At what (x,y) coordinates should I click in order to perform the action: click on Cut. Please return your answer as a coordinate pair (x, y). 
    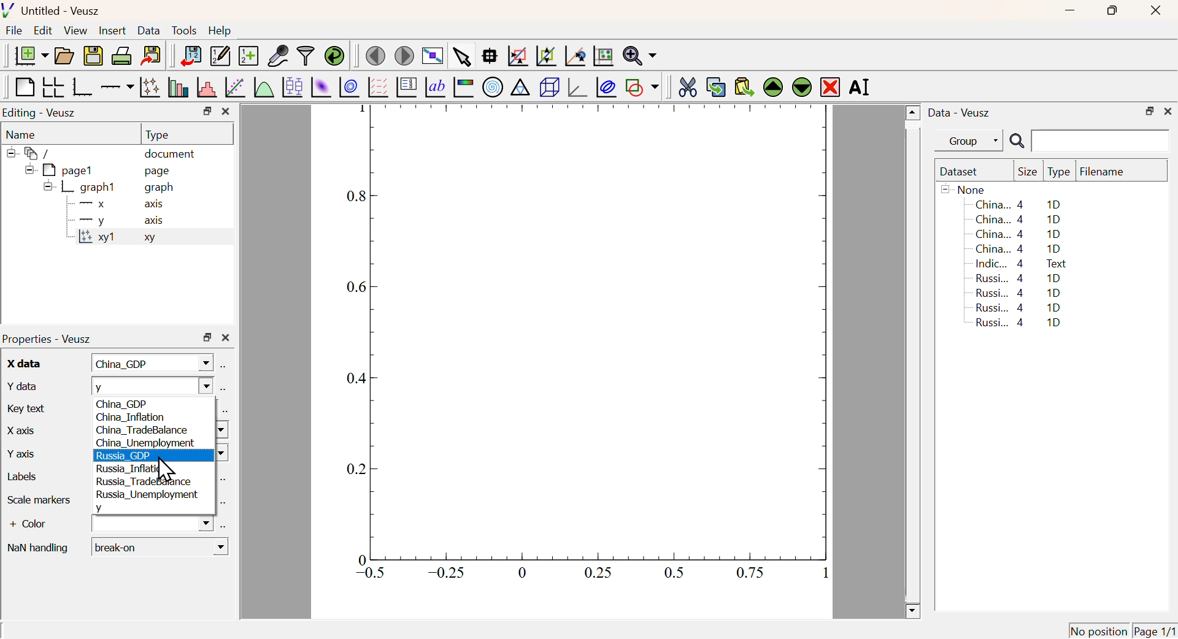
    Looking at the image, I should click on (687, 86).